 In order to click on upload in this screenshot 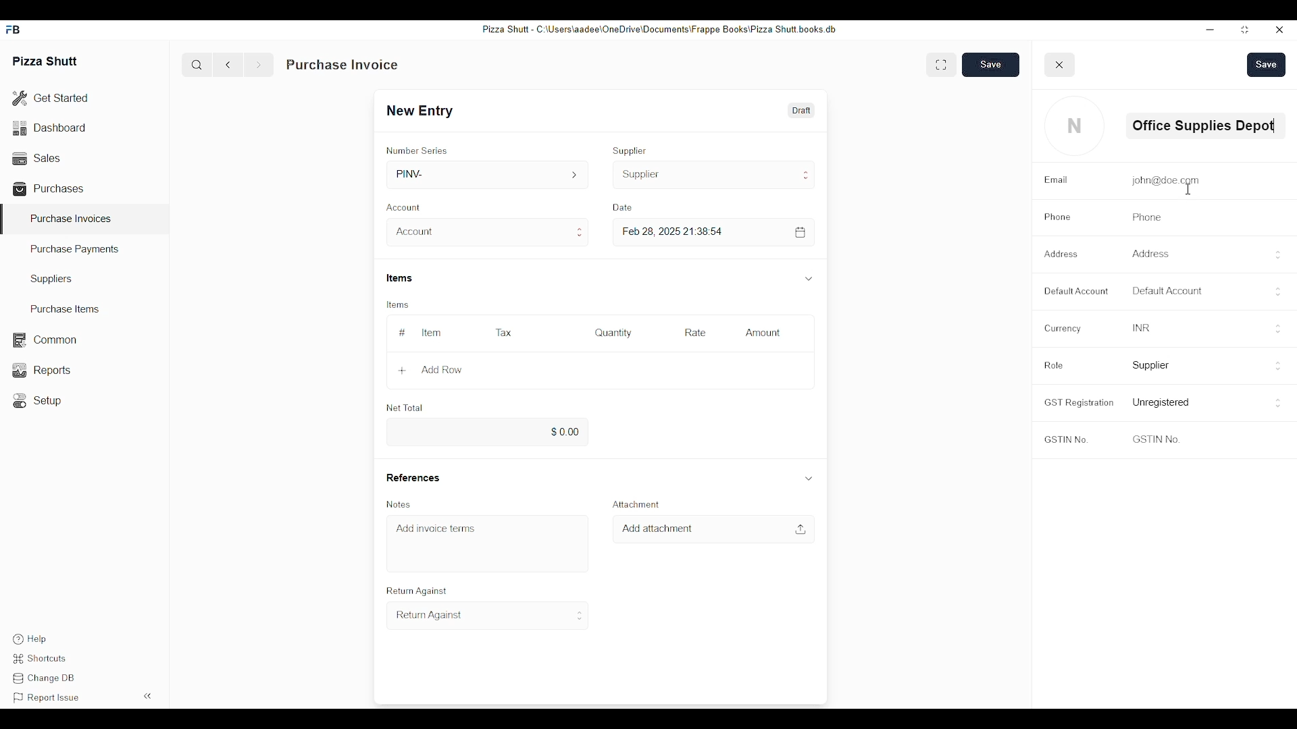, I will do `click(800, 529)`.